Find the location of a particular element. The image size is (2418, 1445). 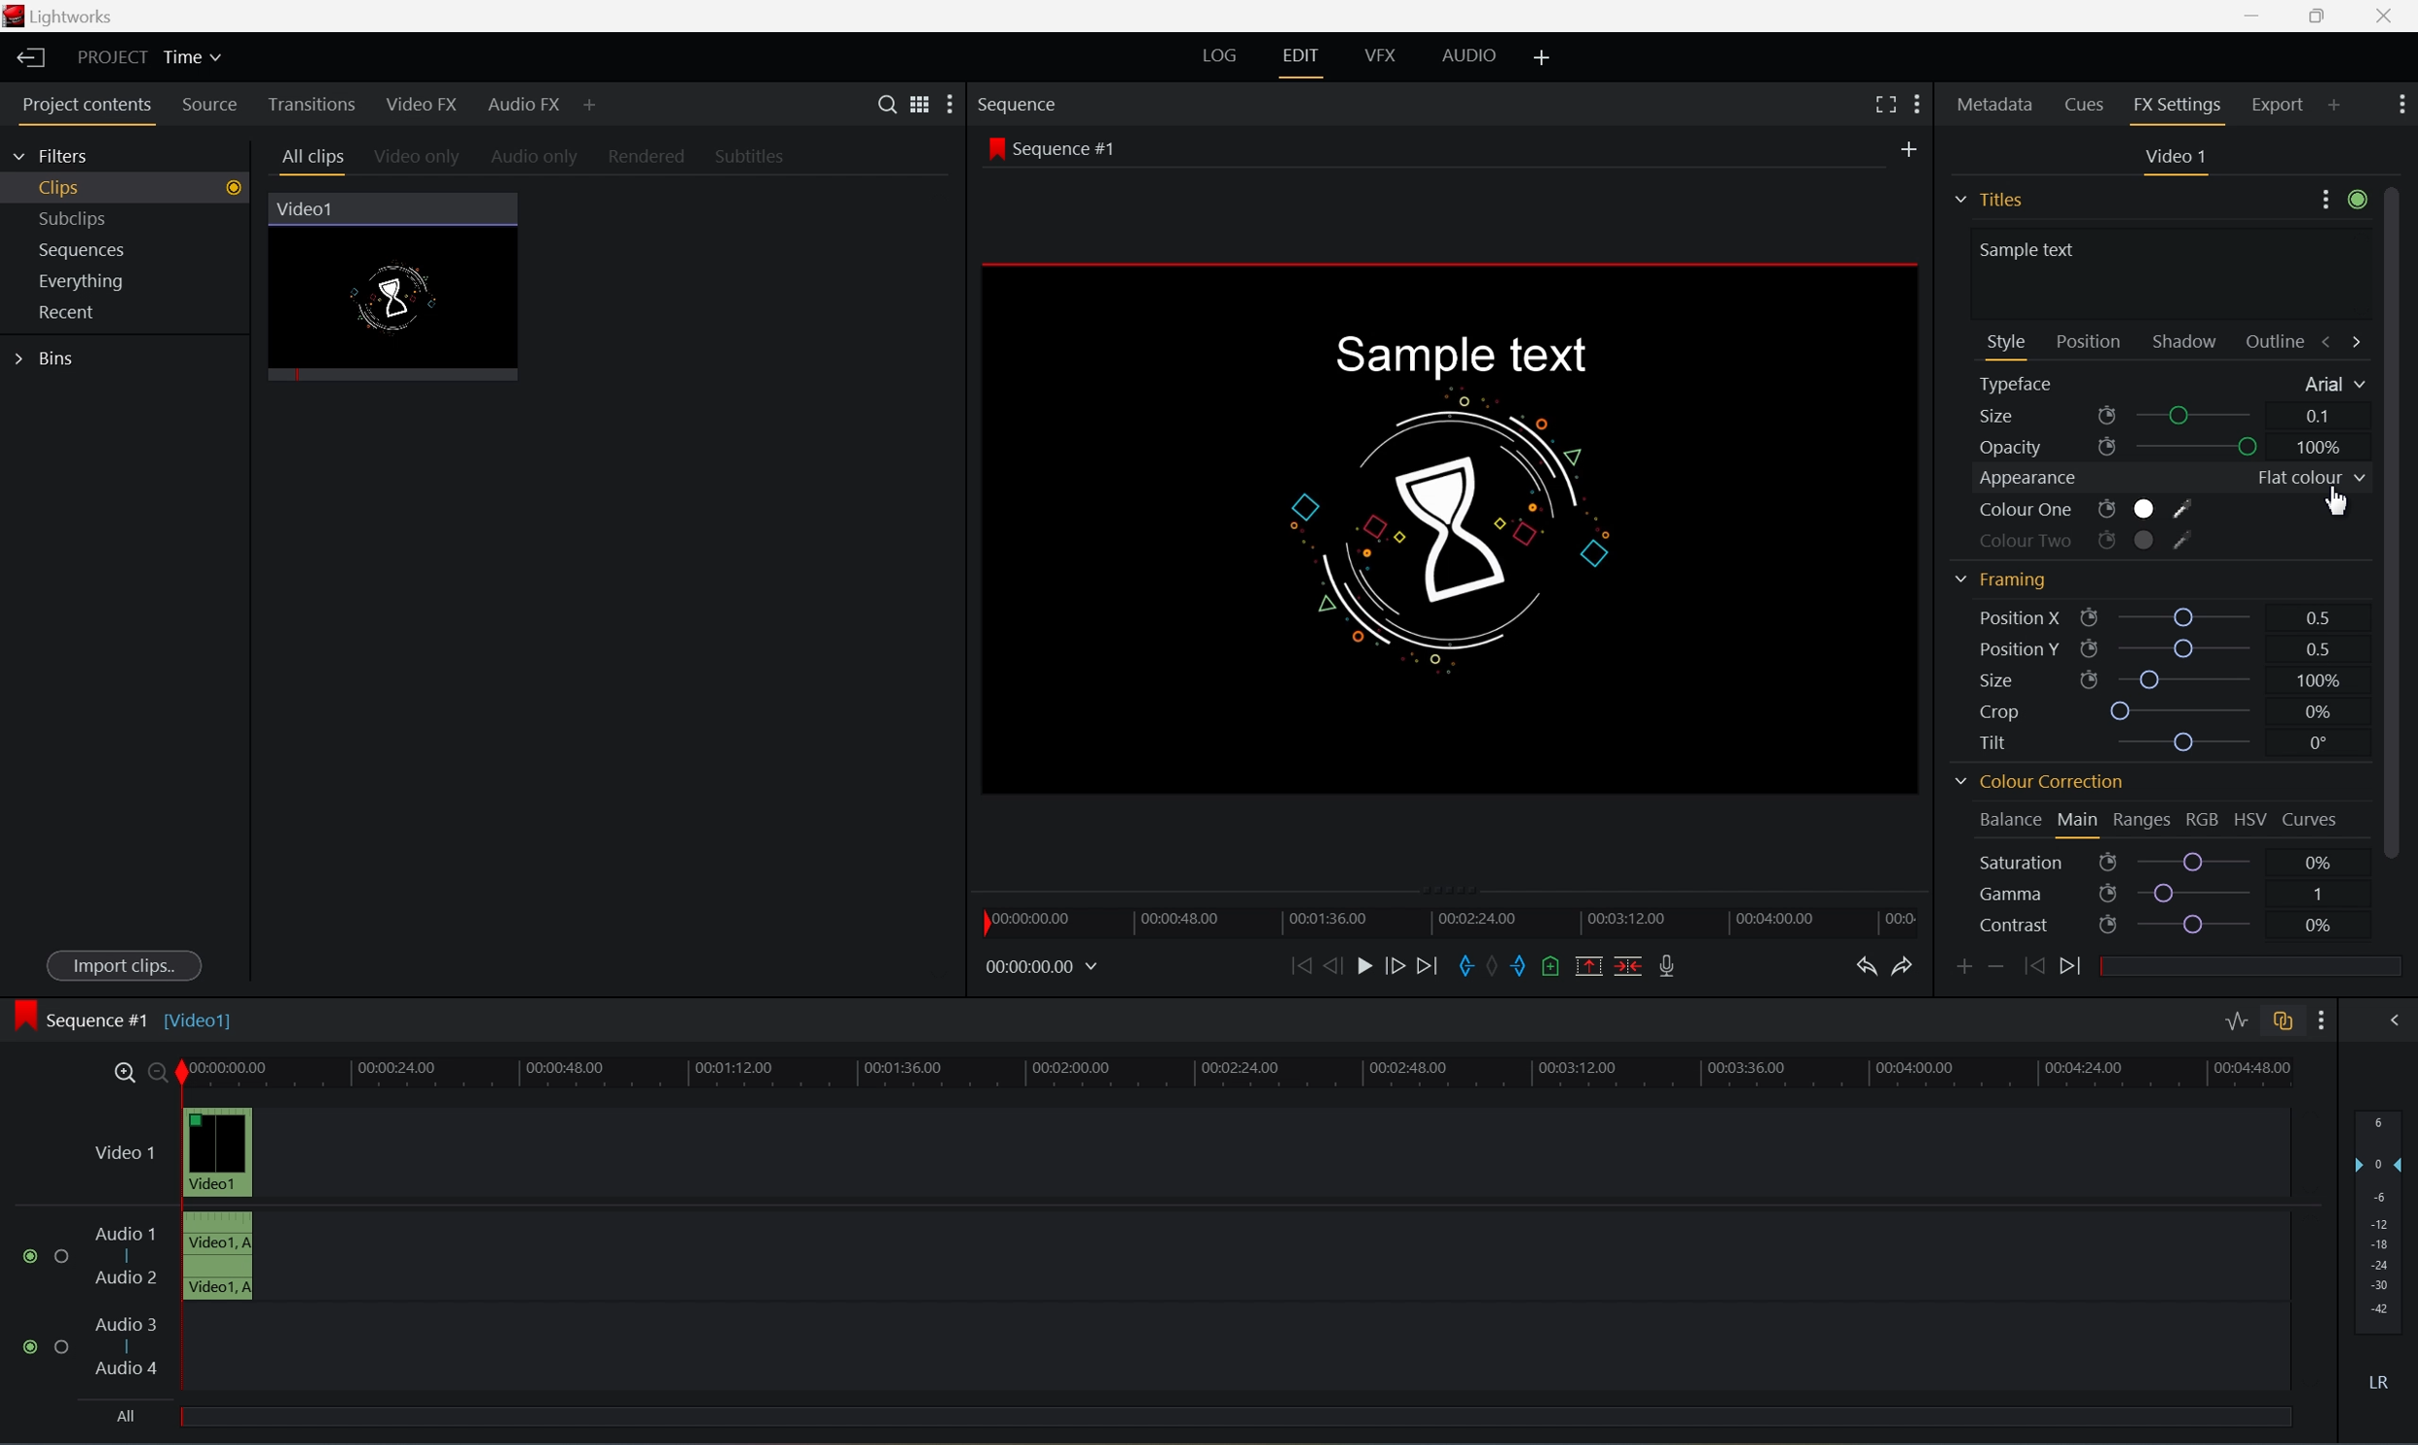

Video1 is located at coordinates (308, 209).